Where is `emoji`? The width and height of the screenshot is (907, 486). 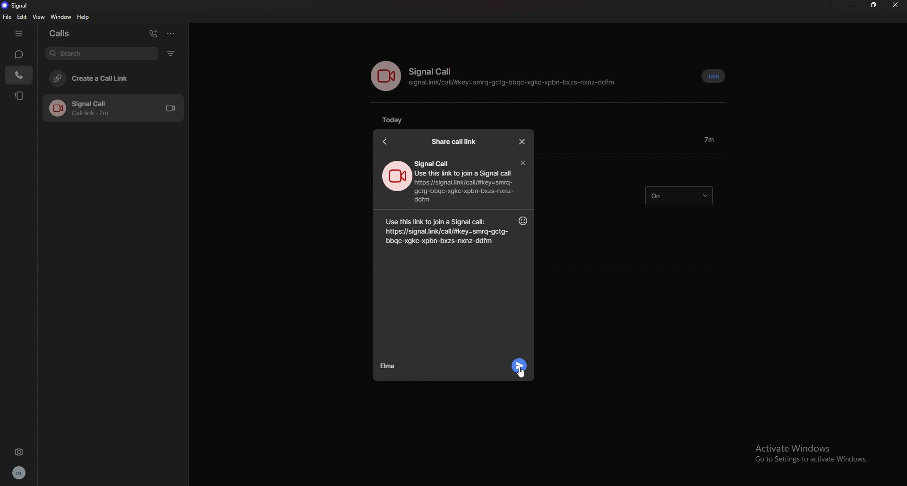 emoji is located at coordinates (522, 221).